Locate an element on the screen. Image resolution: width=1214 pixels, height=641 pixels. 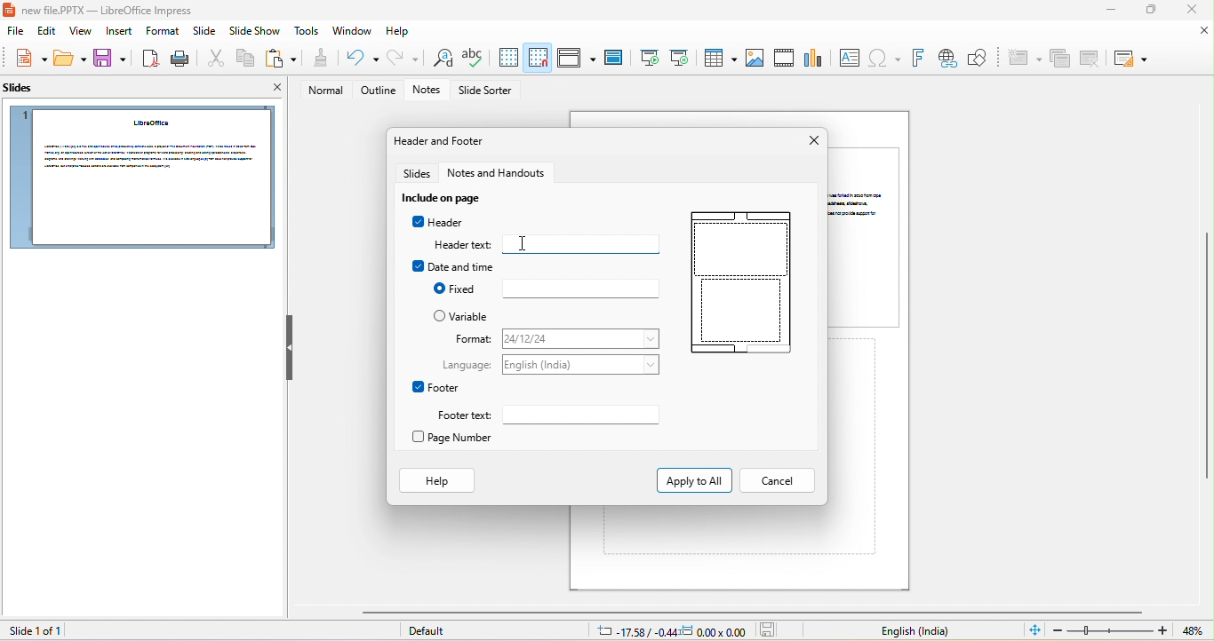
Apply to All is located at coordinates (692, 479).